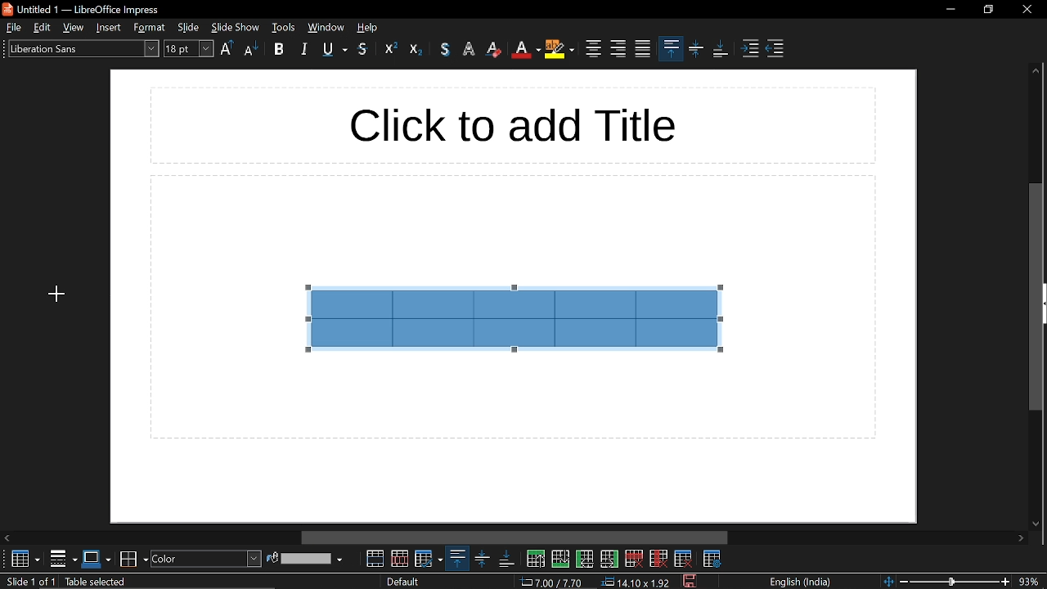 Image resolution: width=1047 pixels, height=589 pixels. What do you see at coordinates (470, 47) in the screenshot?
I see `highlight` at bounding box center [470, 47].